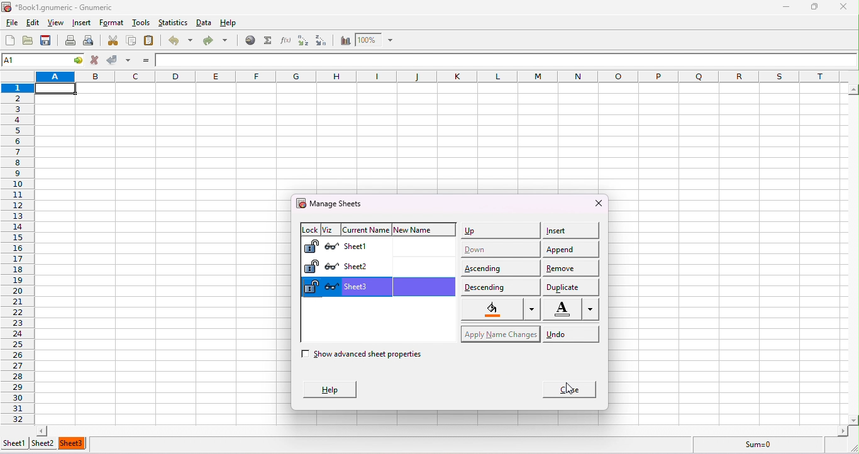 Image resolution: width=859 pixels, height=454 pixels. I want to click on viz, so click(328, 228).